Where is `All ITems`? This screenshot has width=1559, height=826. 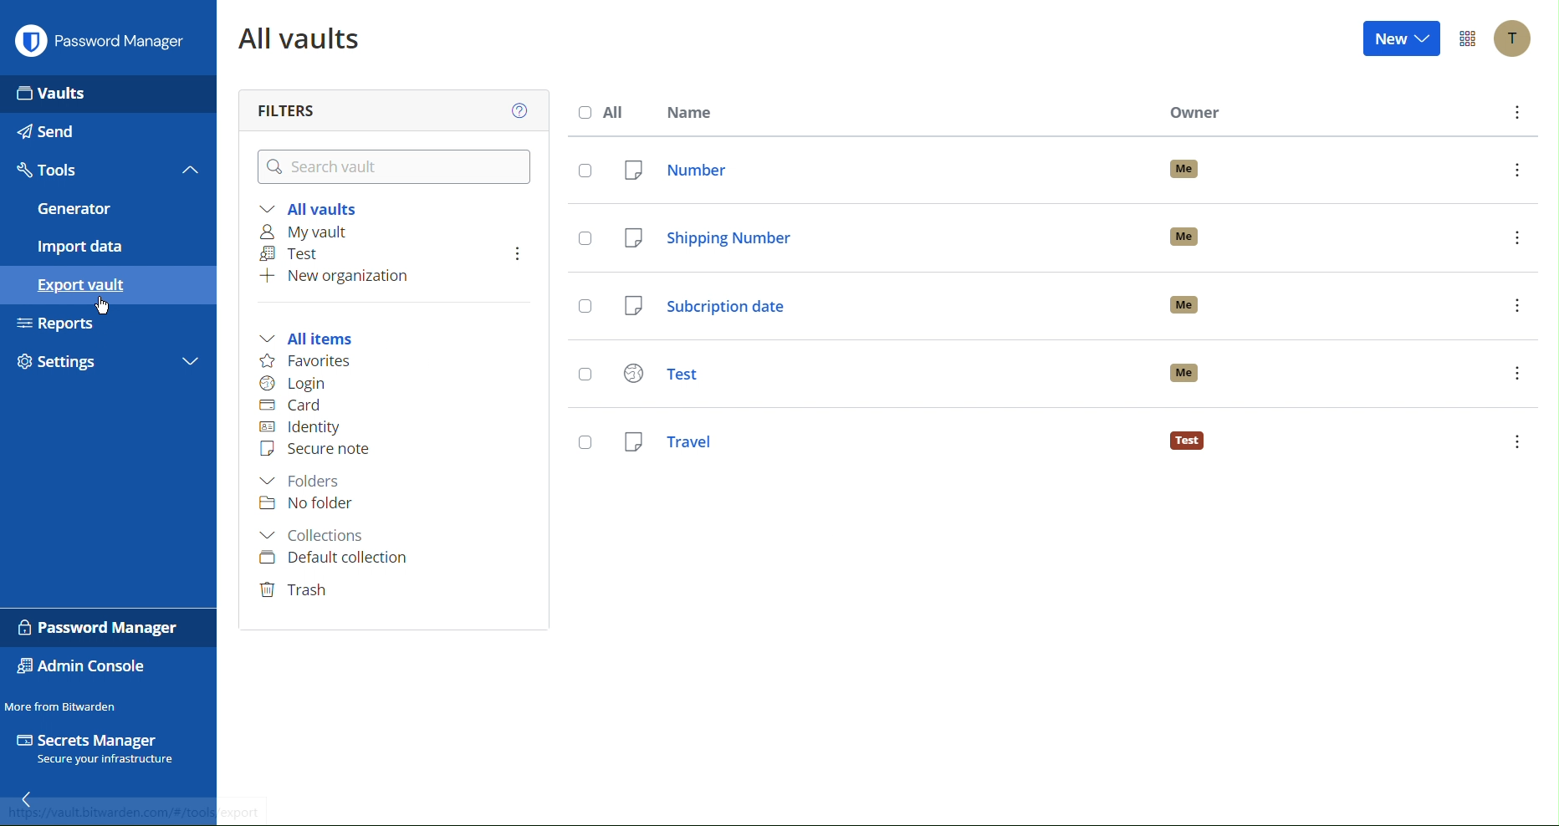 All ITems is located at coordinates (303, 338).